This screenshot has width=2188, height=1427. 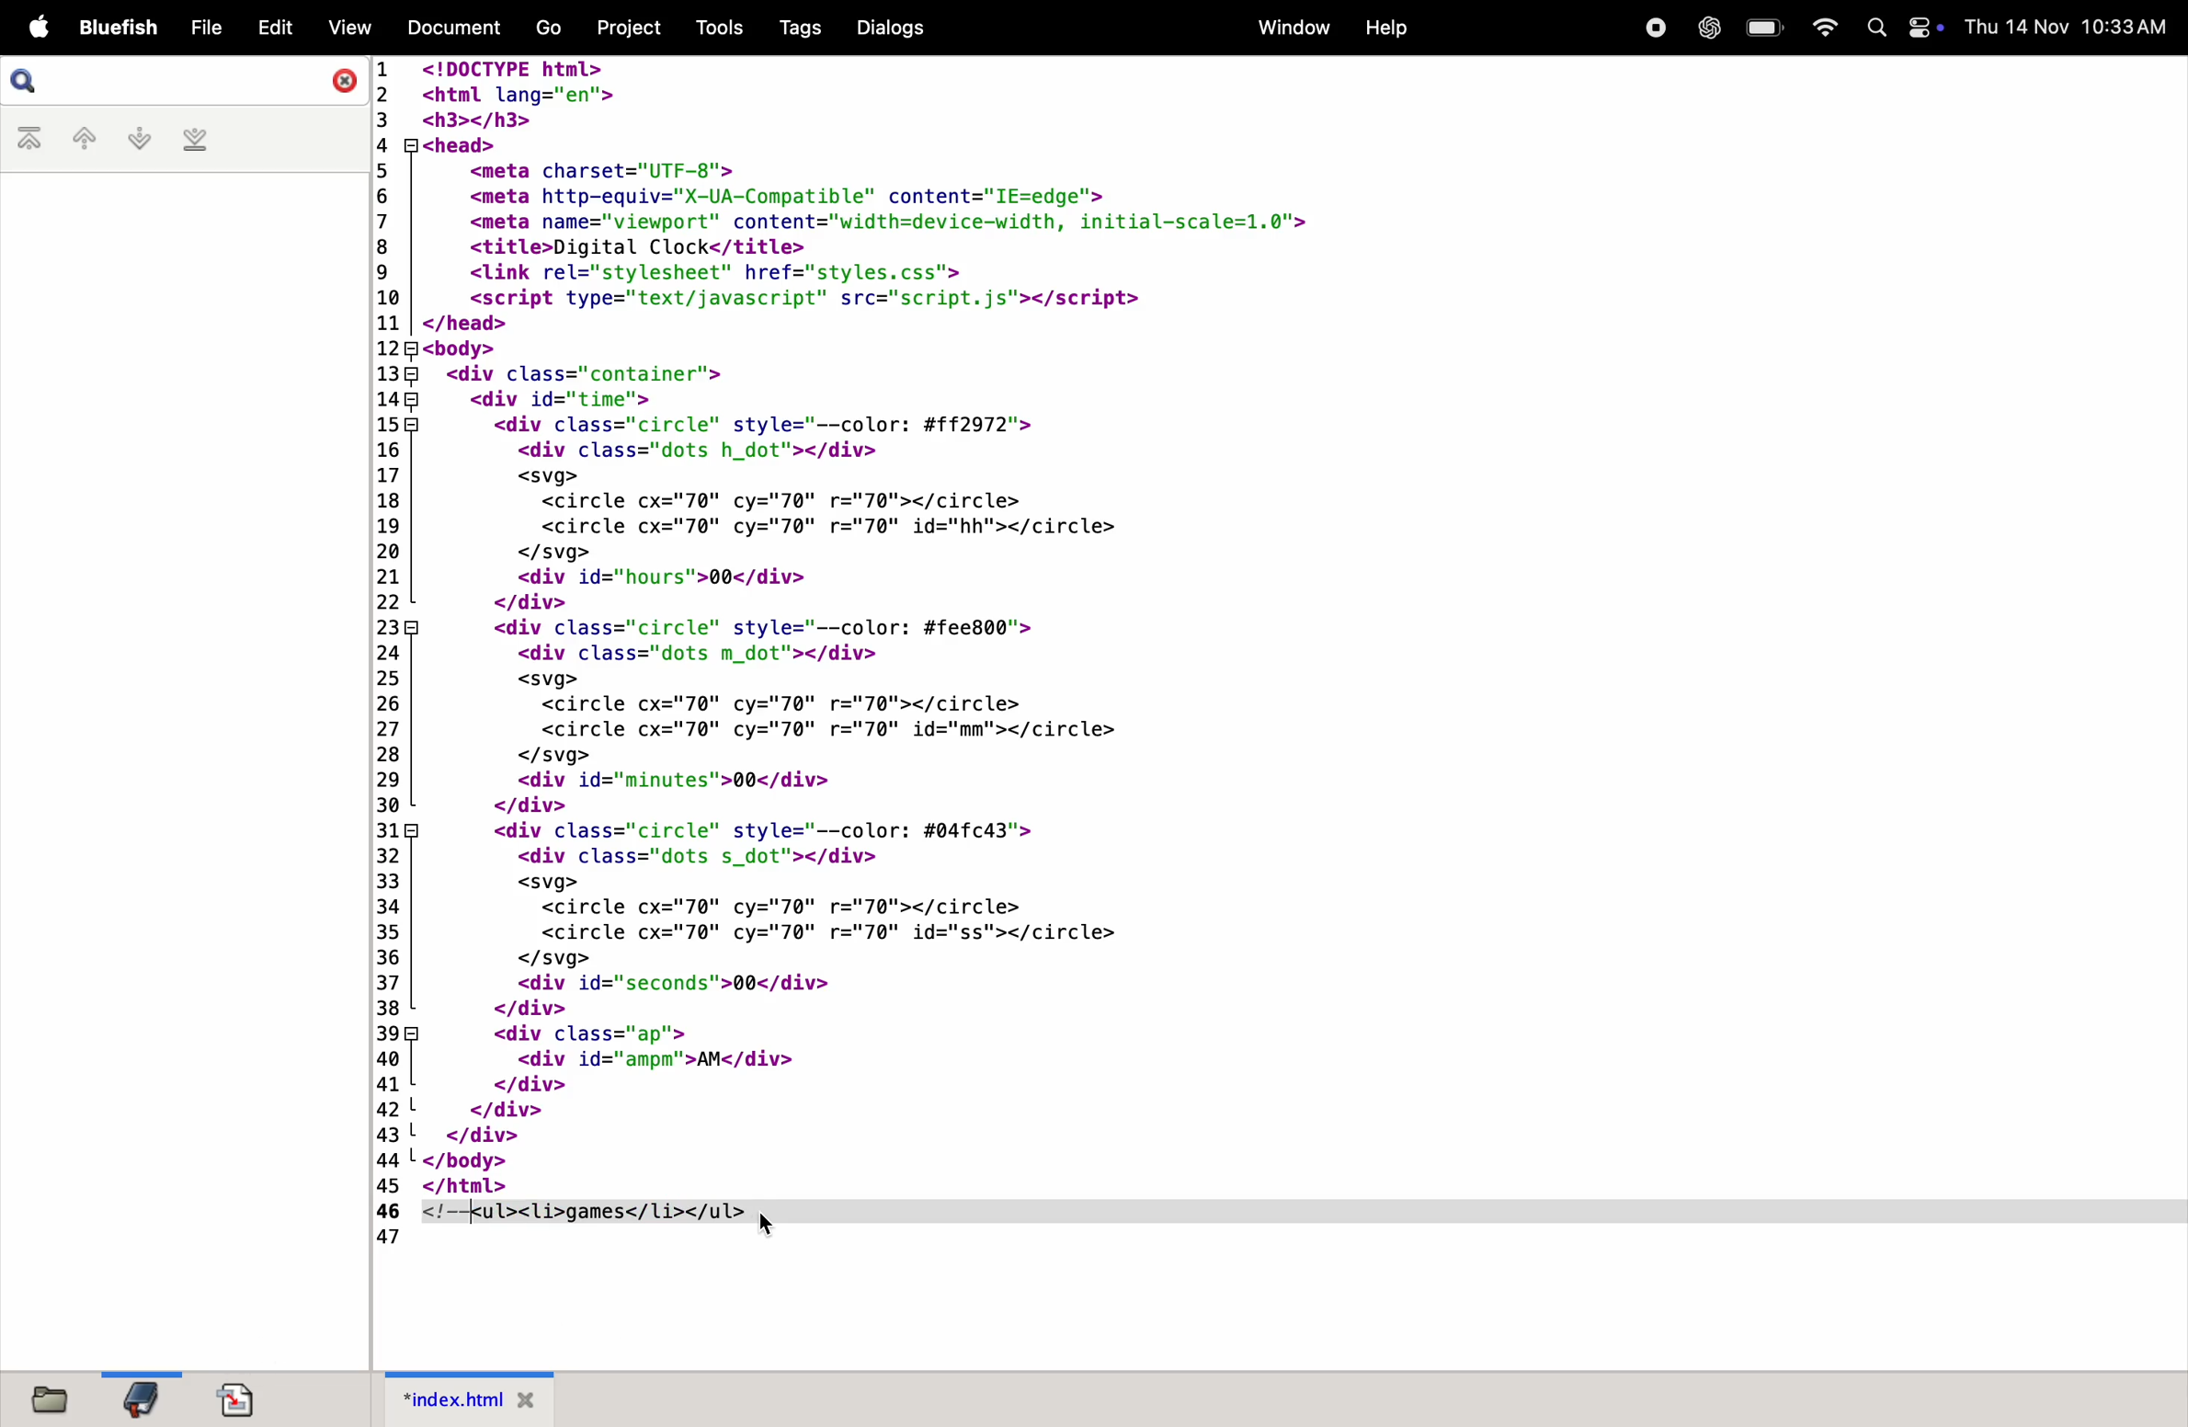 What do you see at coordinates (207, 28) in the screenshot?
I see `File` at bounding box center [207, 28].